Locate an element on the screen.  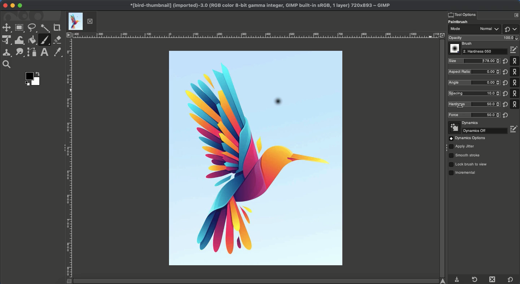
Fuzzy selector is located at coordinates (45, 28).